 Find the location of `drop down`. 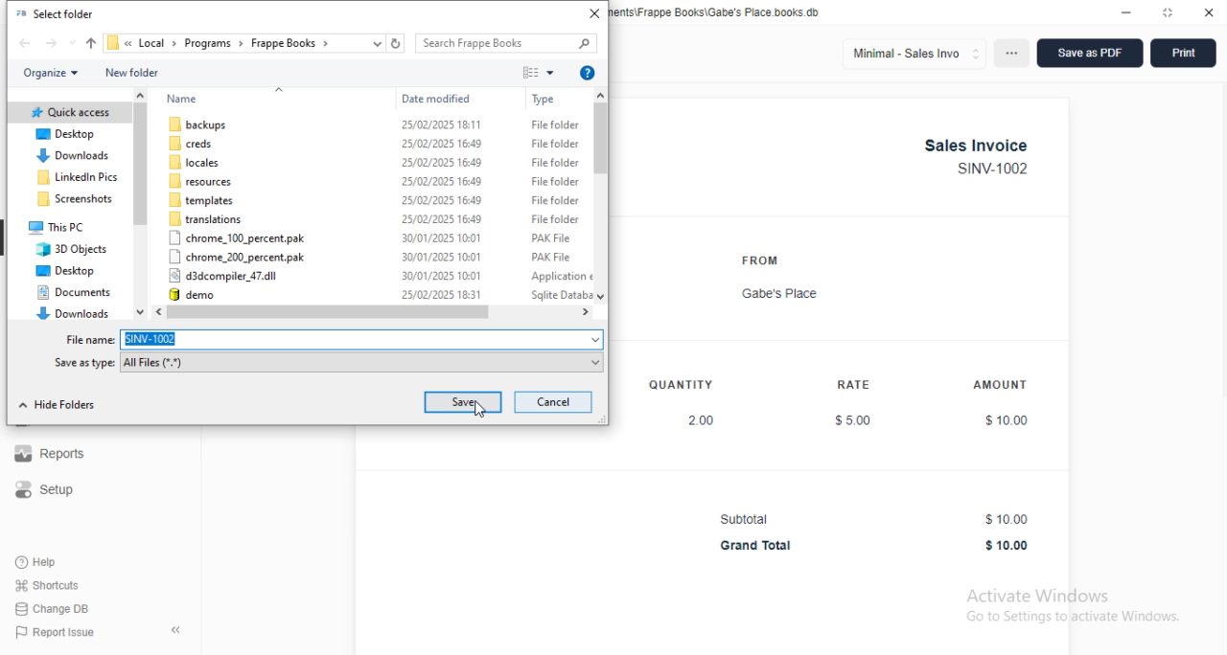

drop down is located at coordinates (325, 43).